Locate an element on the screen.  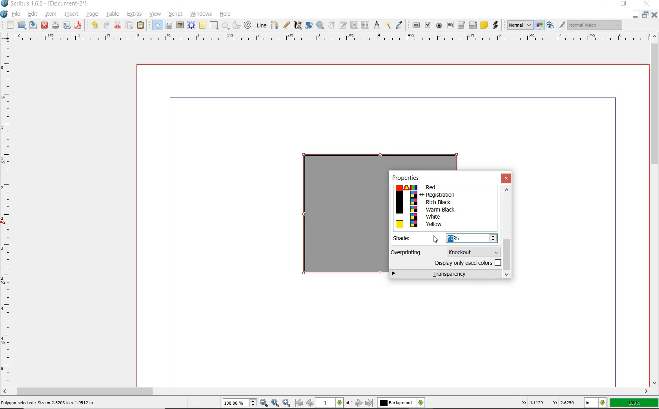
ruler is located at coordinates (8, 214).